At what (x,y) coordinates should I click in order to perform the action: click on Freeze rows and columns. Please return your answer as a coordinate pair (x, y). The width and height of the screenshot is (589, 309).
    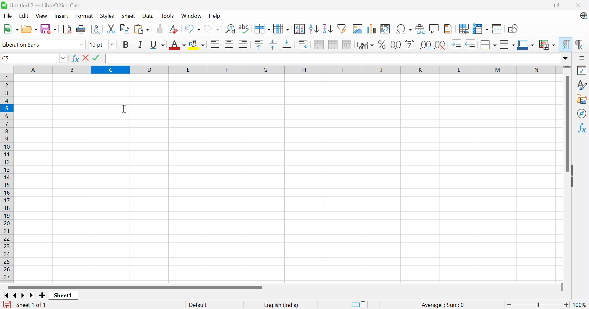
    Looking at the image, I should click on (480, 29).